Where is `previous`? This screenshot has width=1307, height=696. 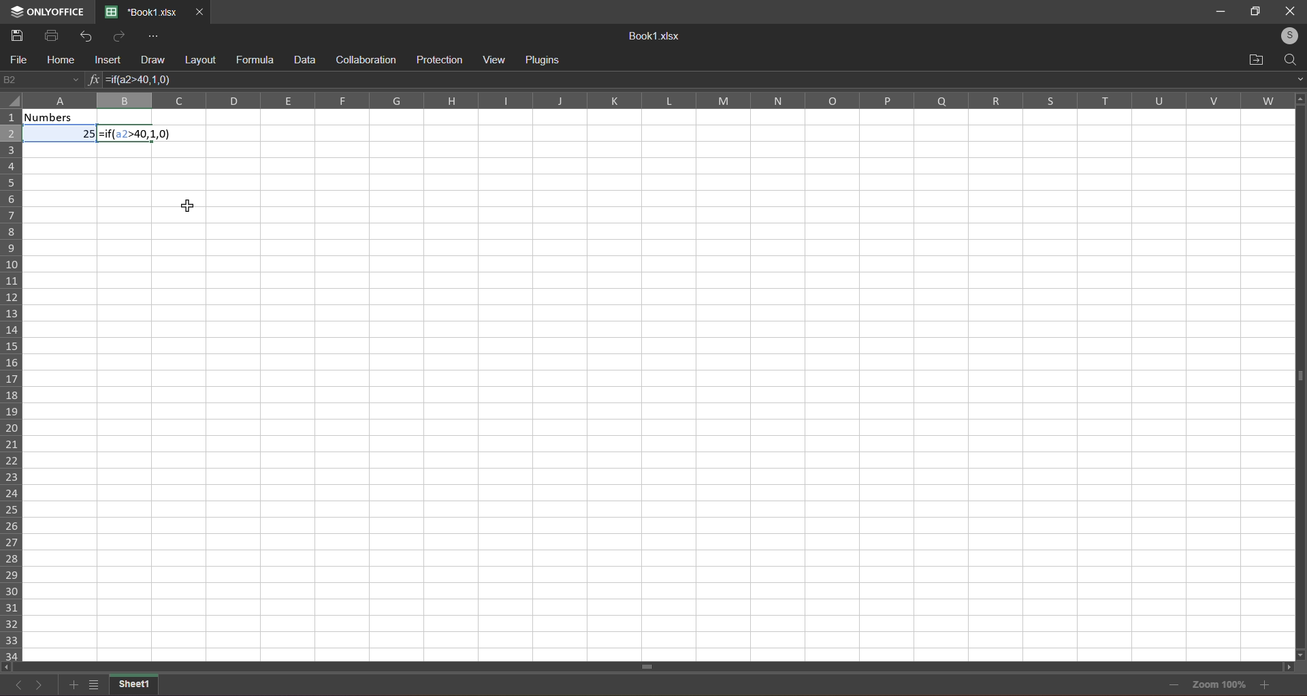
previous is located at coordinates (20, 689).